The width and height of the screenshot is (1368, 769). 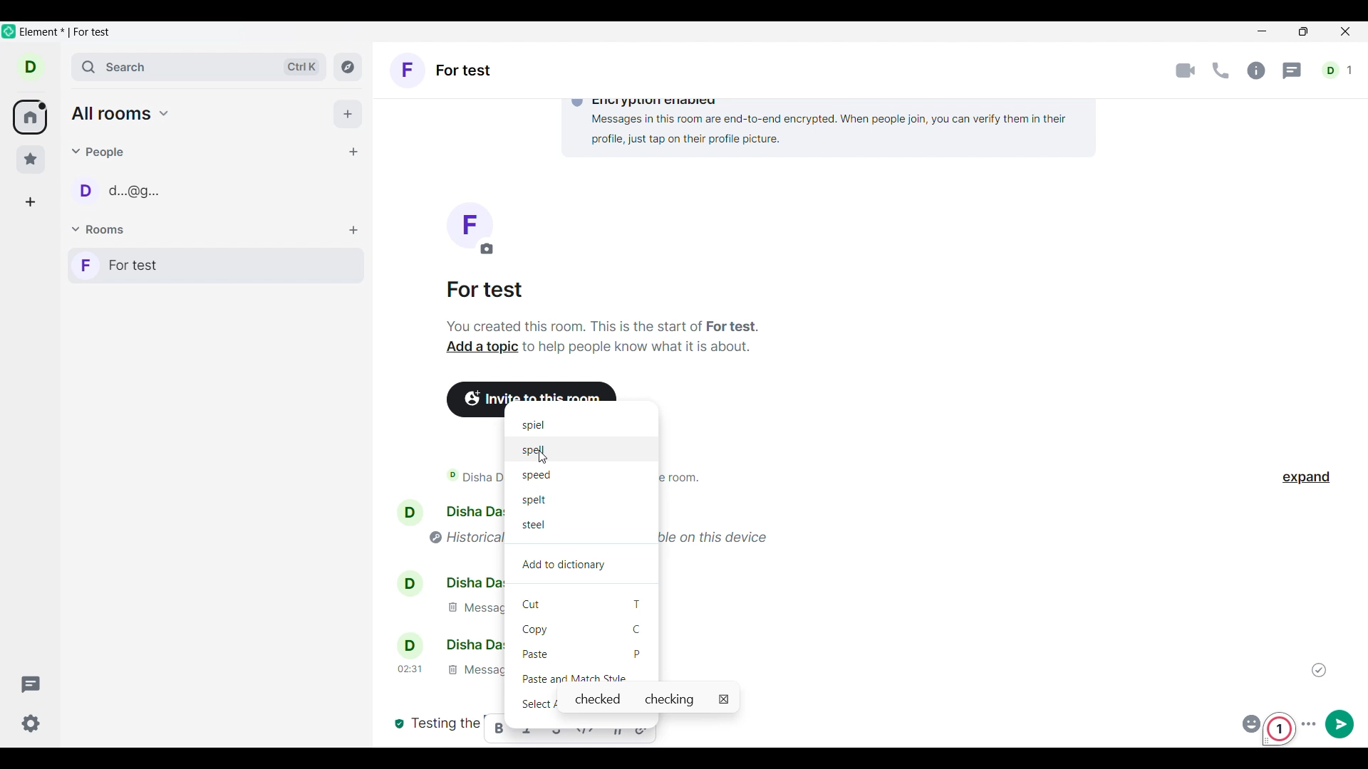 I want to click on Minimize, so click(x=1263, y=31).